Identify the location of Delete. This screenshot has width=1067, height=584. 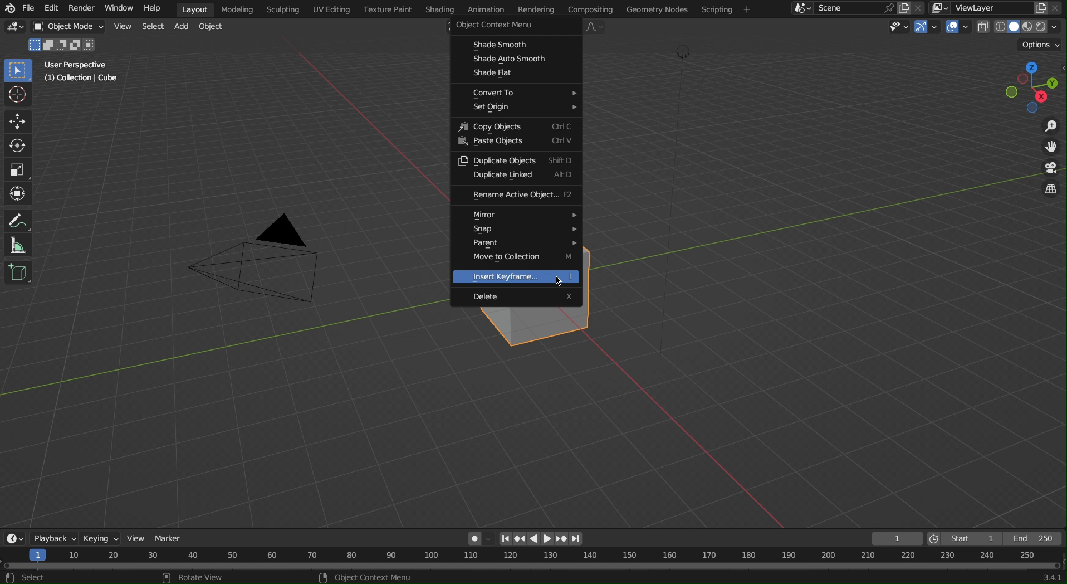
(514, 298).